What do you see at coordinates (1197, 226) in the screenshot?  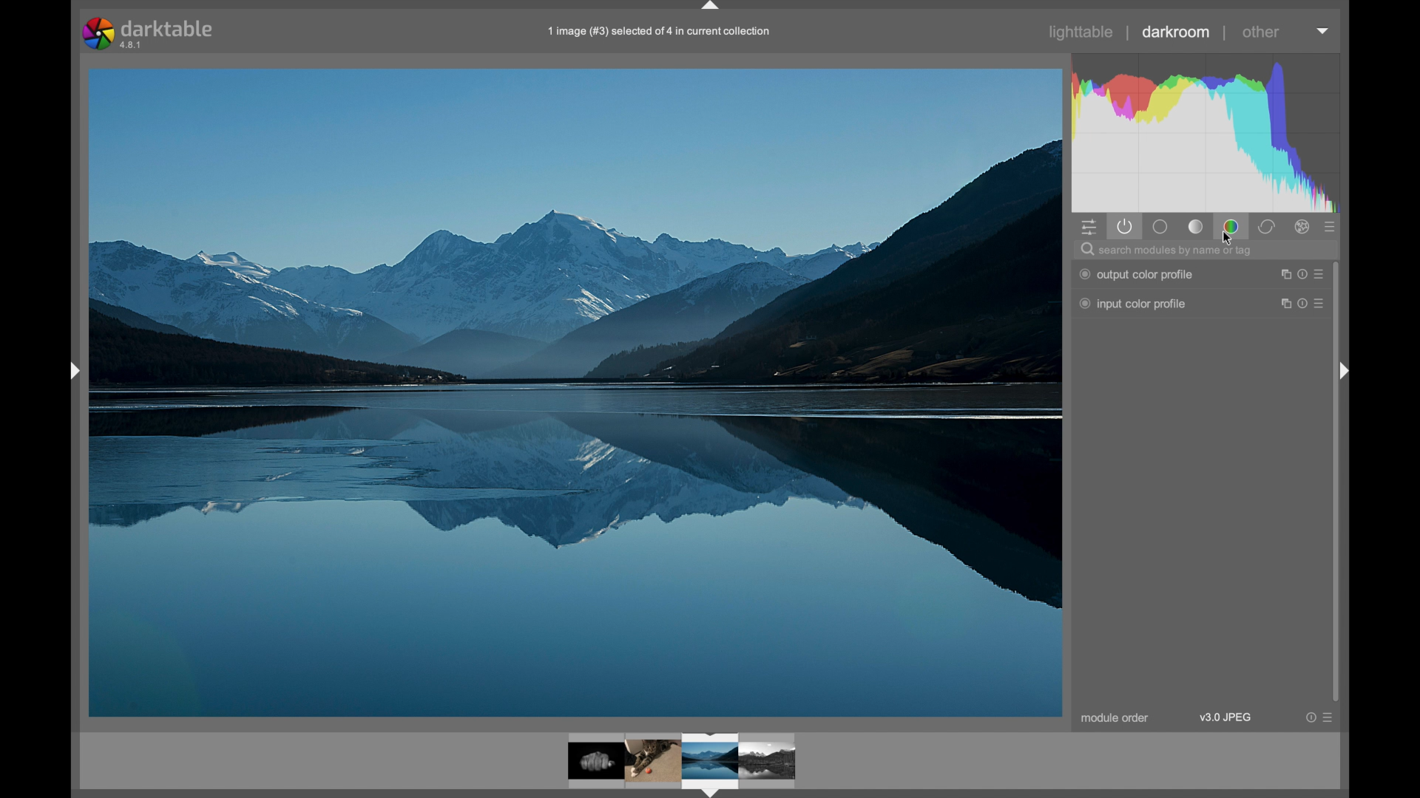 I see `tone` at bounding box center [1197, 226].